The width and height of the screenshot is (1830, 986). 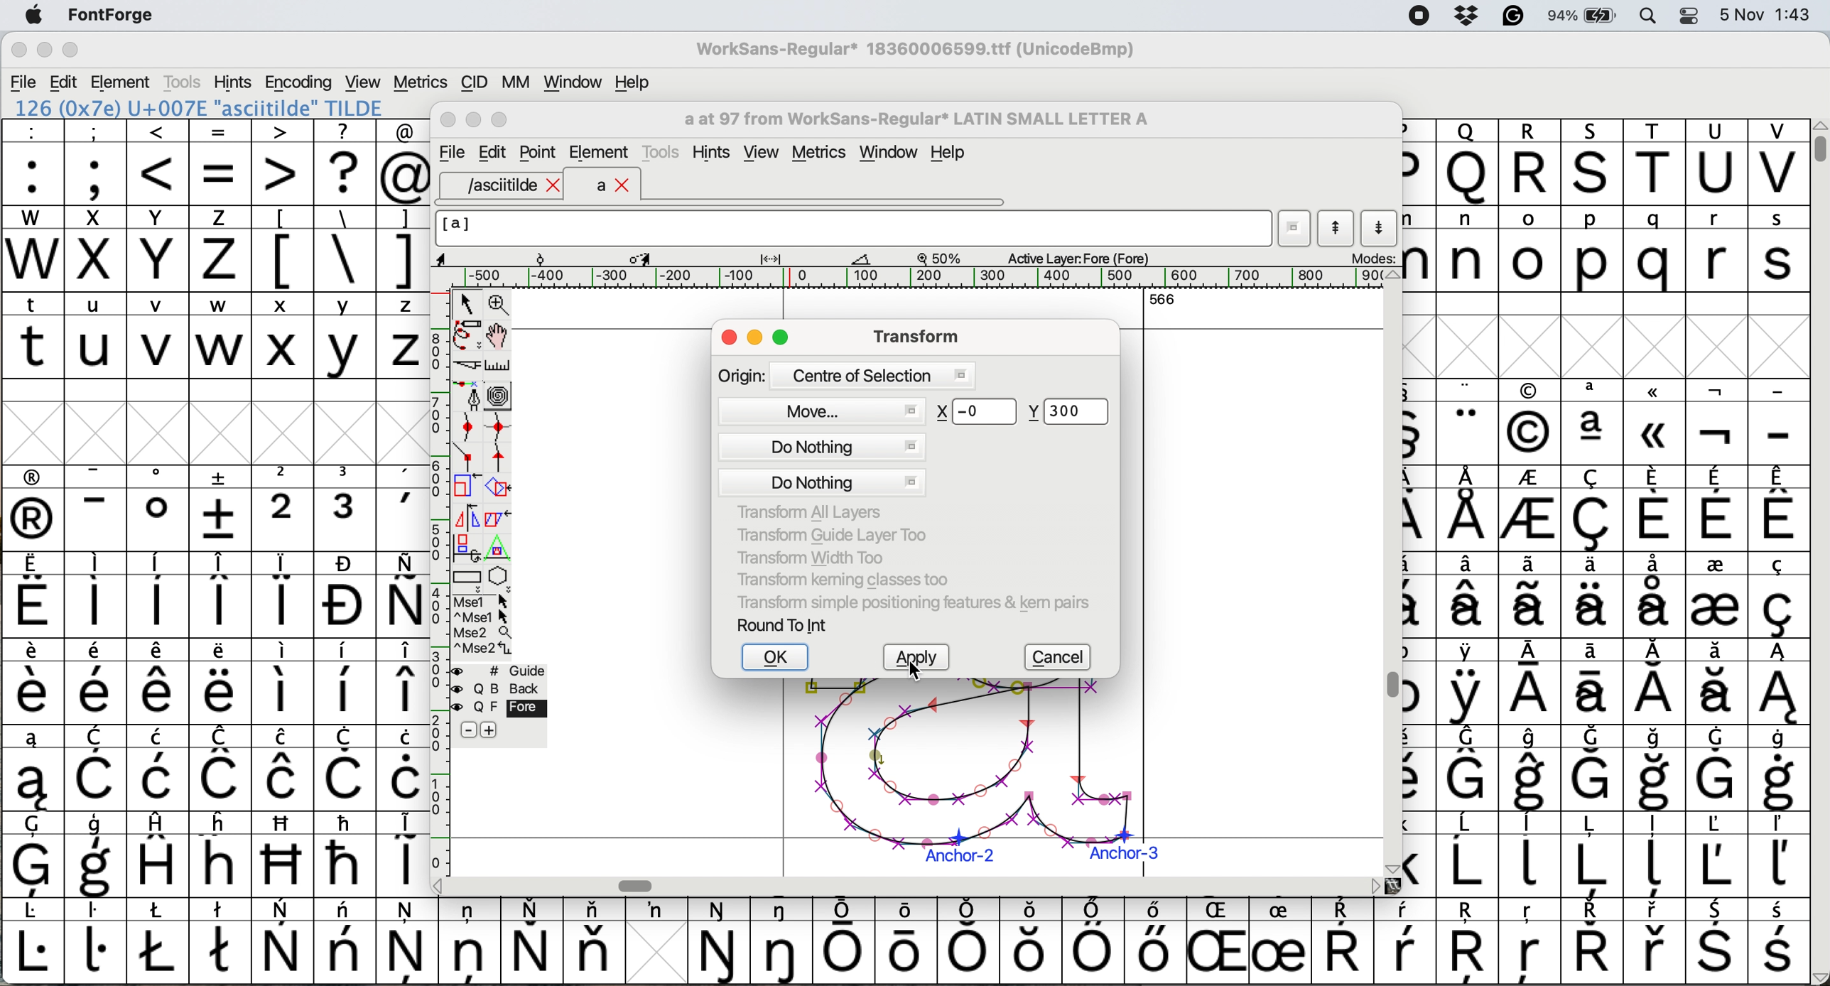 What do you see at coordinates (344, 249) in the screenshot?
I see `\` at bounding box center [344, 249].